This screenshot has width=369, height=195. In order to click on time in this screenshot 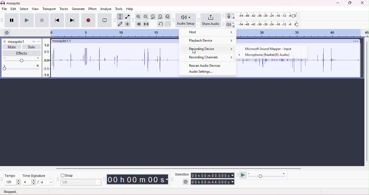, I will do `click(137, 179)`.